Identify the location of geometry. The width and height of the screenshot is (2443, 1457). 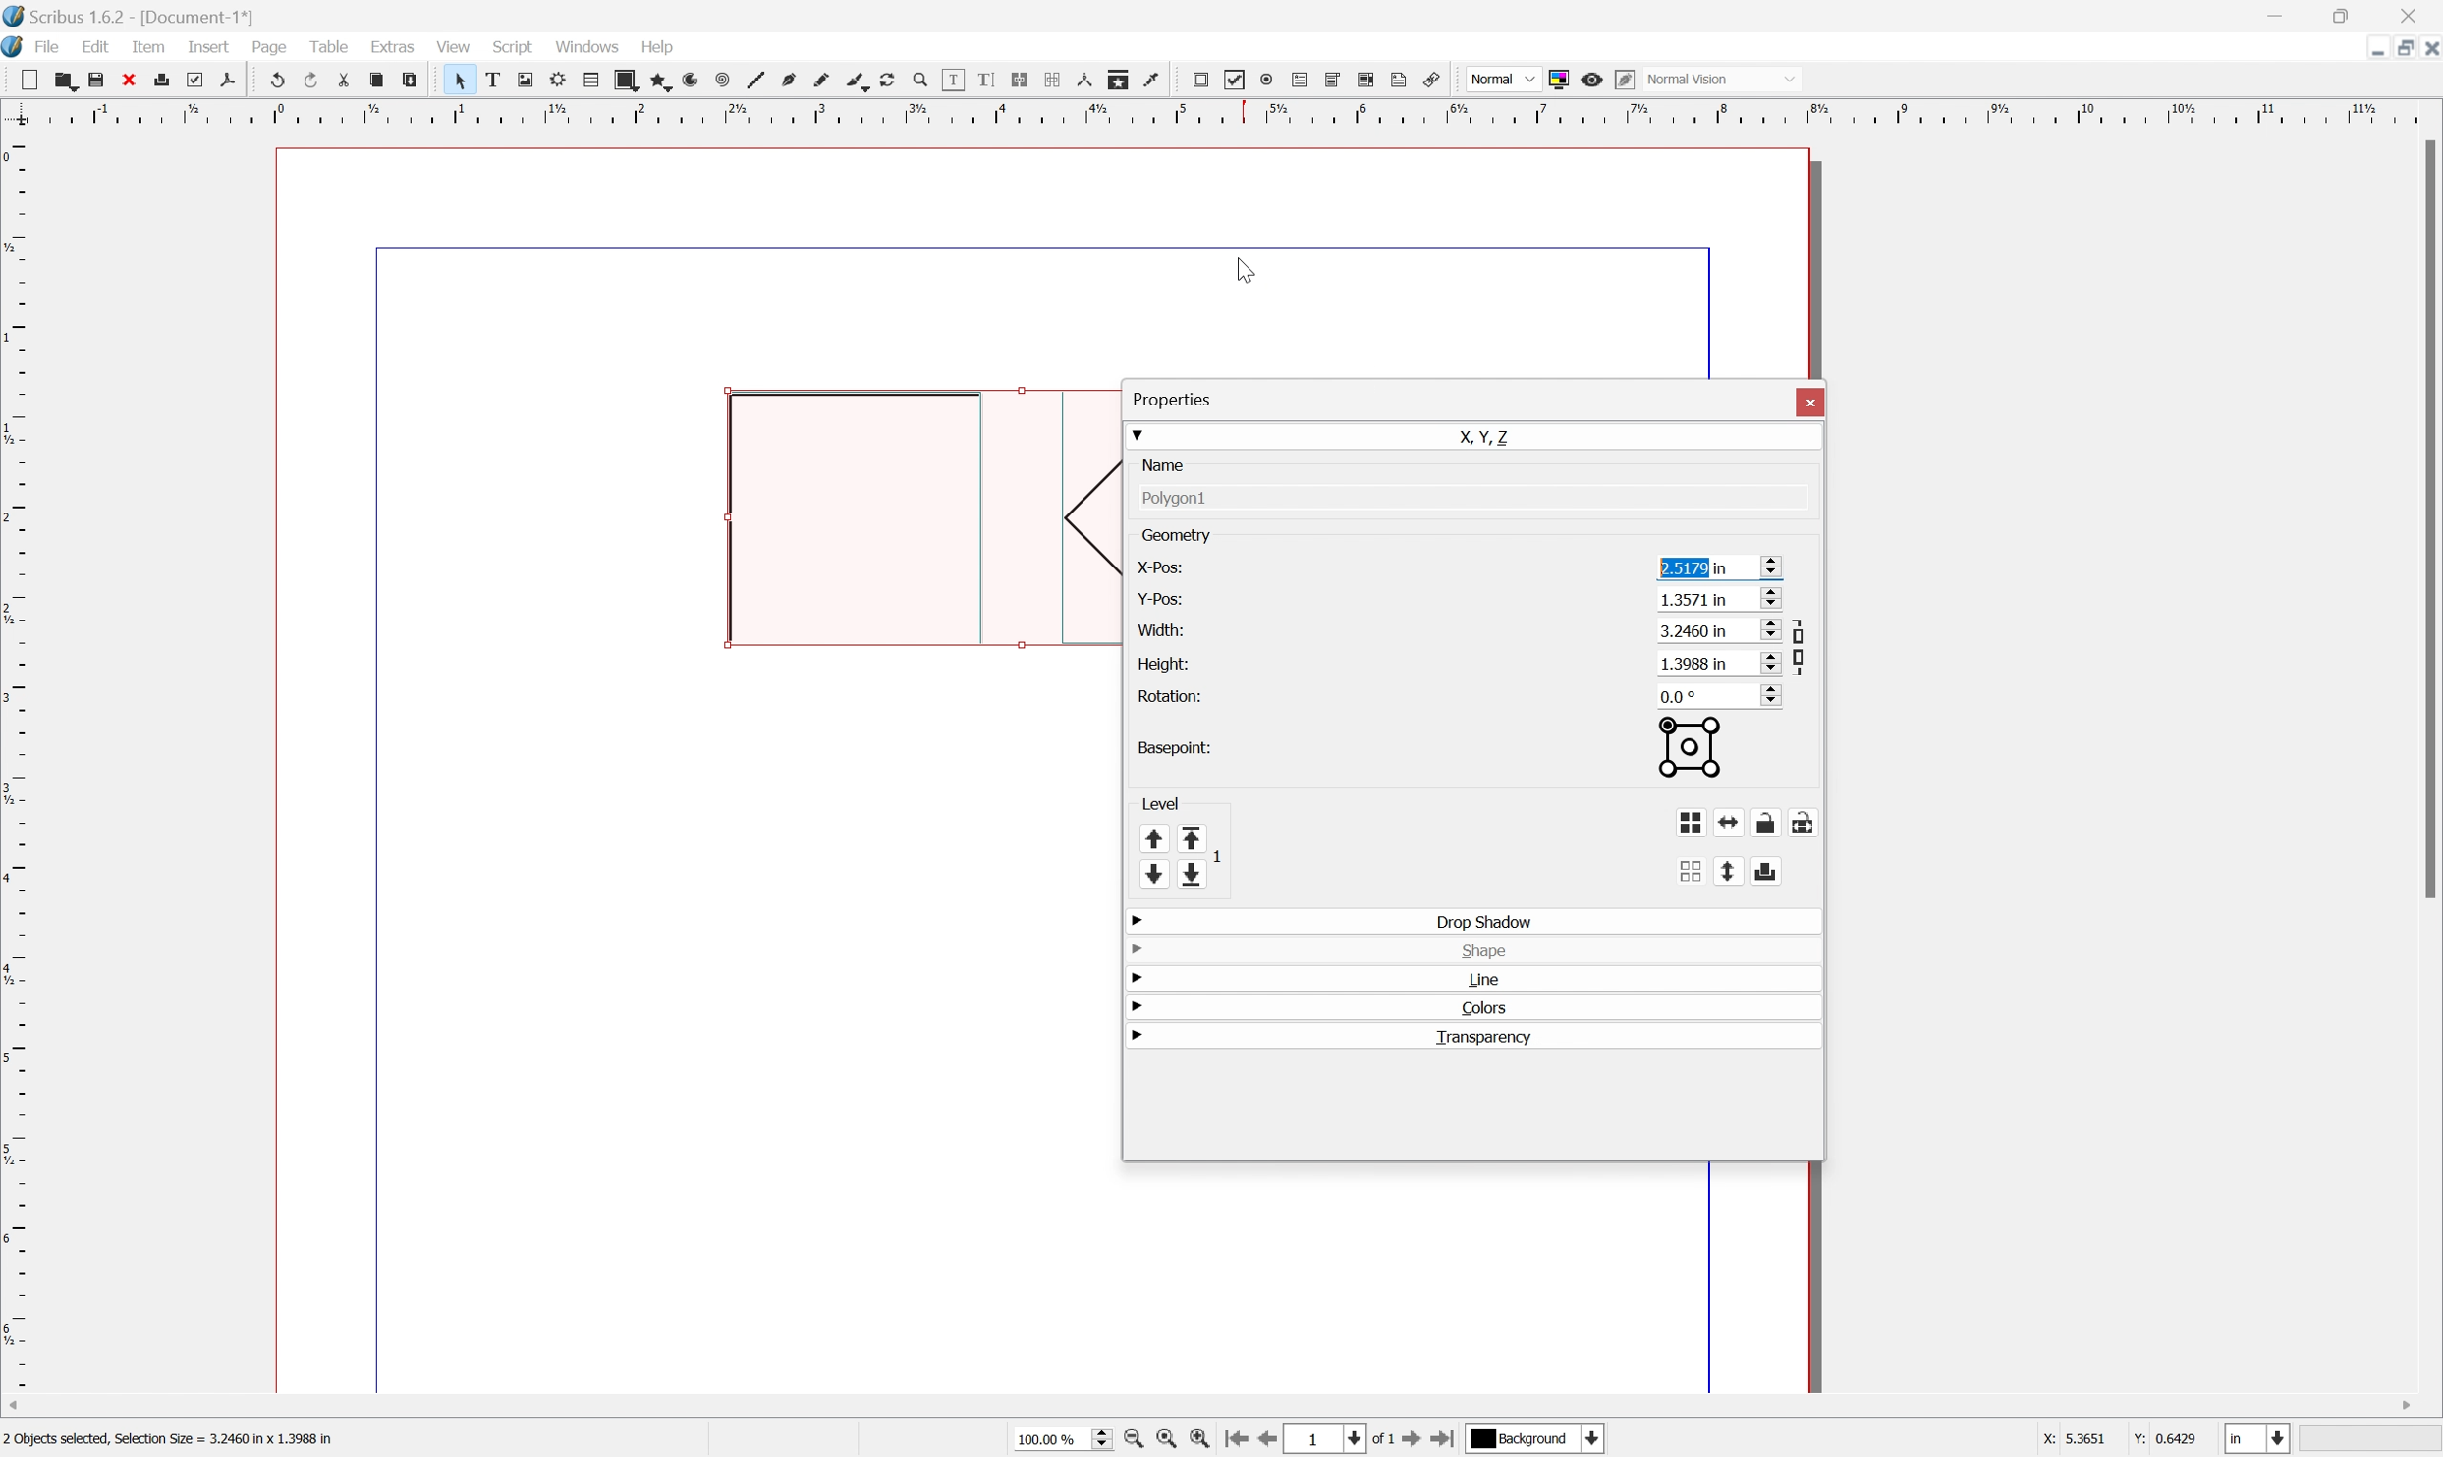
(1178, 533).